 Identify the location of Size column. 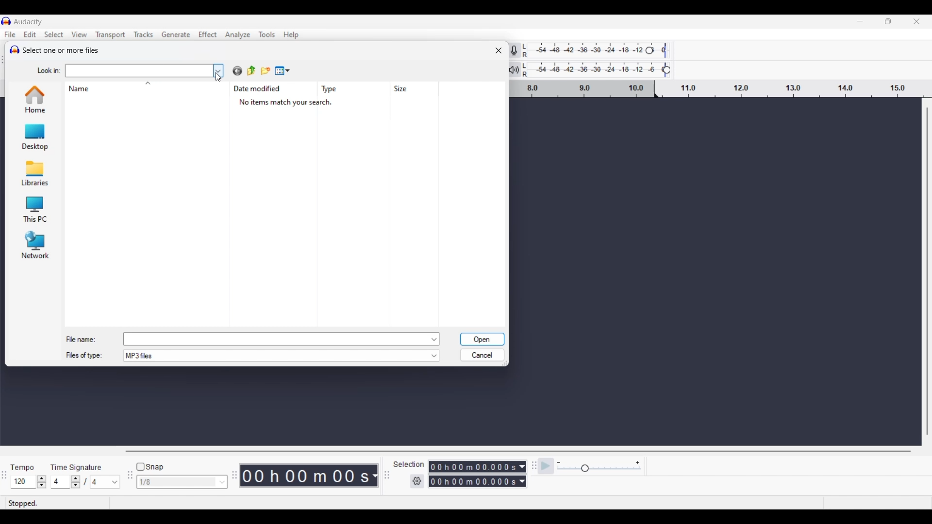
(404, 89).